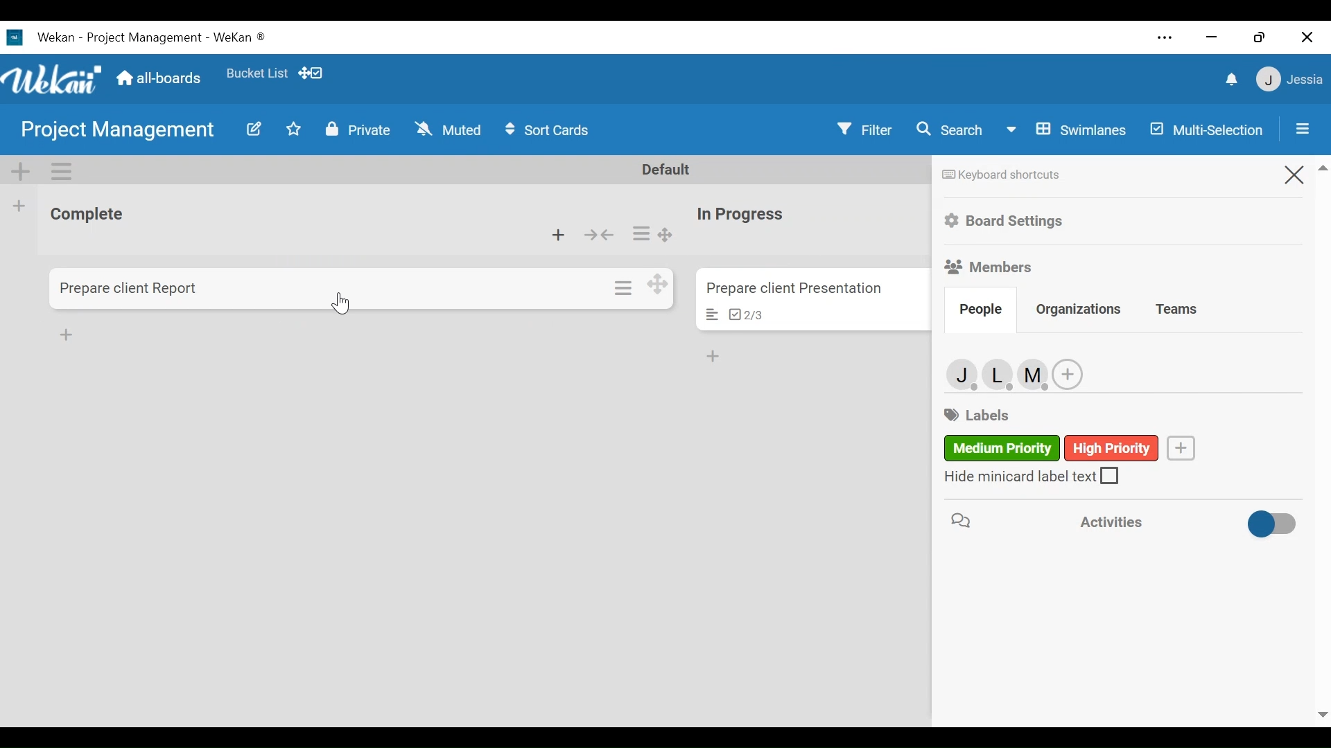  I want to click on Add card to the top of the list, so click(559, 235).